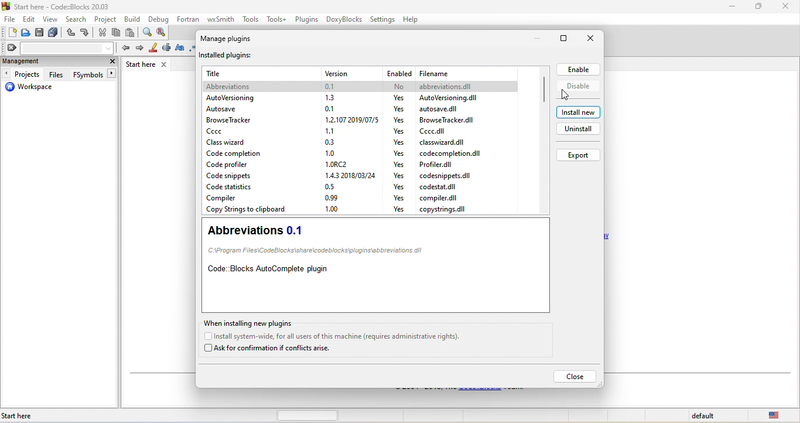 Image resolution: width=800 pixels, height=423 pixels. Describe the element at coordinates (34, 89) in the screenshot. I see `workspace ` at that location.